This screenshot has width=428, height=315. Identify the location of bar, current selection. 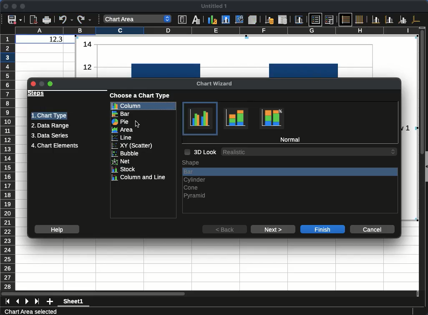
(290, 172).